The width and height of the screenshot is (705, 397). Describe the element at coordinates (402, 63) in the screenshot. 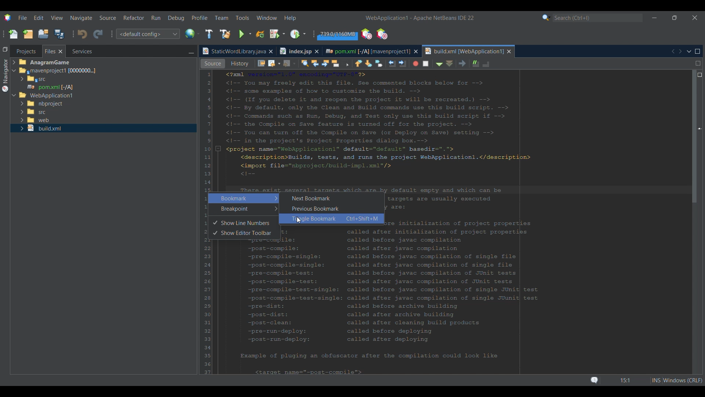

I see `Toggle highlight search` at that location.